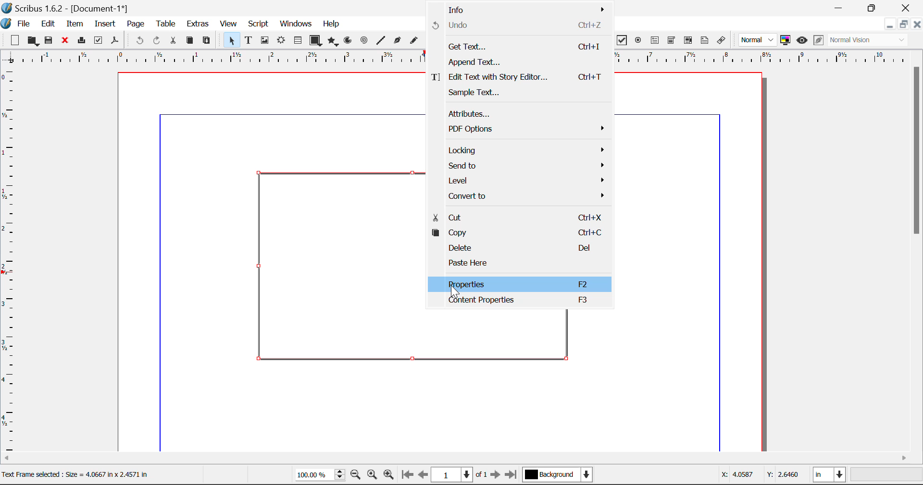 The width and height of the screenshot is (923, 485). Describe the element at coordinates (497, 476) in the screenshot. I see `Next Page` at that location.